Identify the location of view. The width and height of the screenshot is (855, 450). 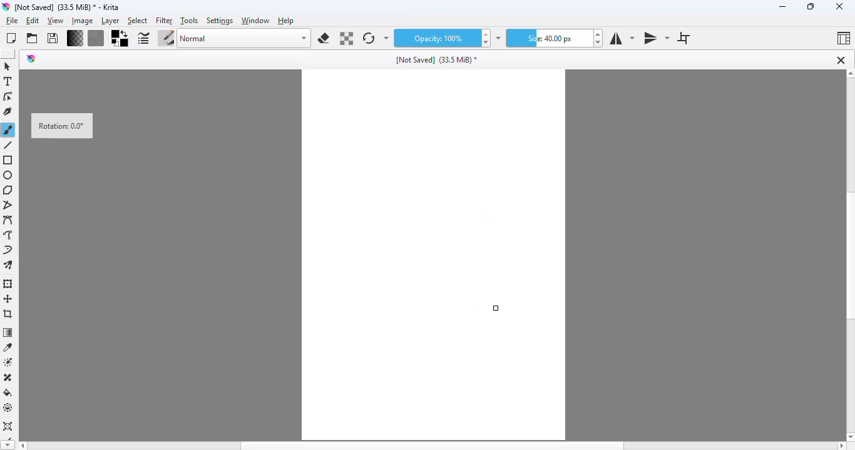
(56, 21).